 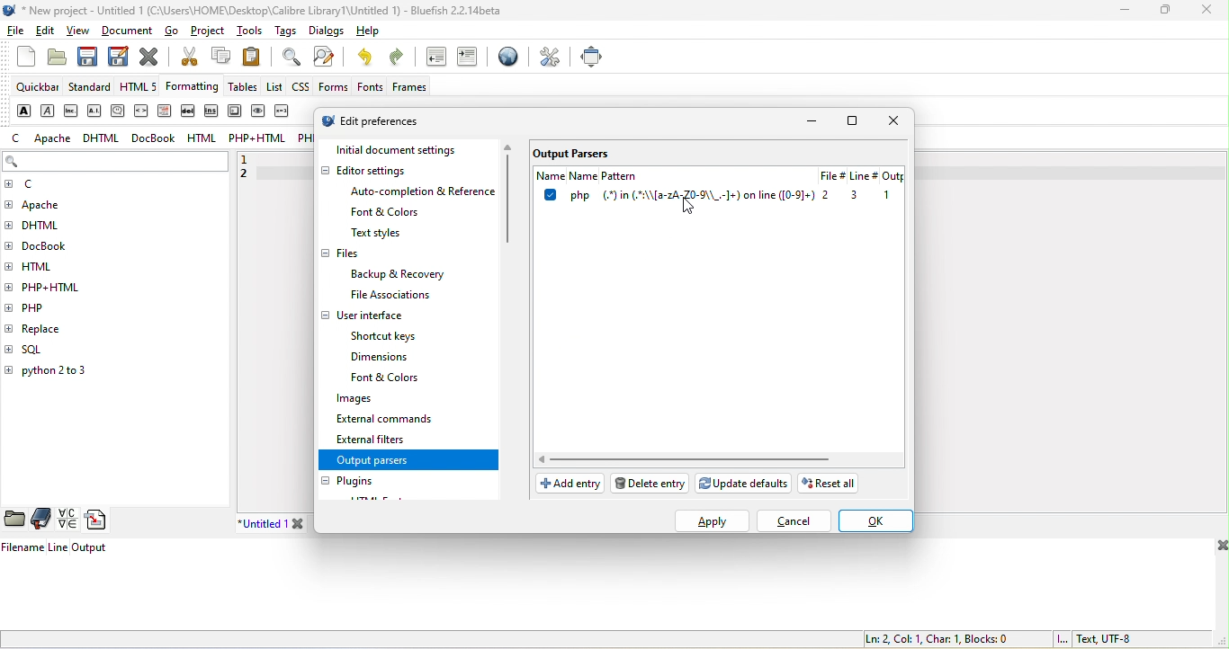 I want to click on 1, so click(x=253, y=158).